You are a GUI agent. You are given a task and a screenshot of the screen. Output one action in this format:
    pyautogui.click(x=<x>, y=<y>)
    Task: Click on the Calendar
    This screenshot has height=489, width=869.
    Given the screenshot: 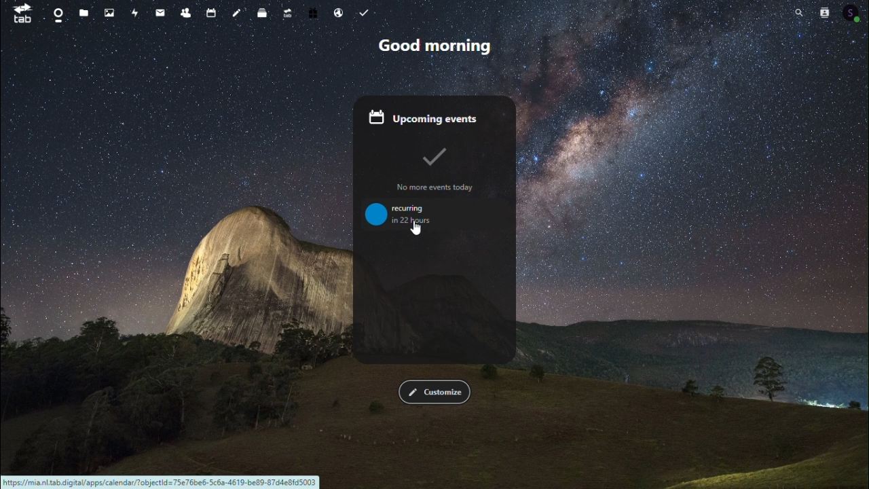 What is the action you would take?
    pyautogui.click(x=377, y=117)
    